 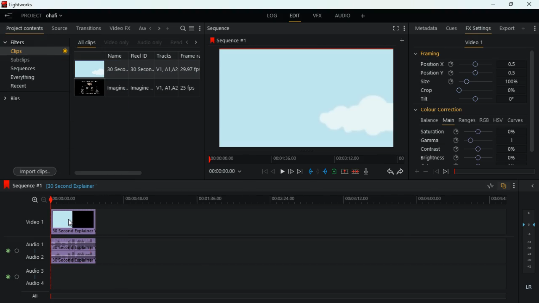 What do you see at coordinates (34, 257) in the screenshot?
I see `audio 2` at bounding box center [34, 257].